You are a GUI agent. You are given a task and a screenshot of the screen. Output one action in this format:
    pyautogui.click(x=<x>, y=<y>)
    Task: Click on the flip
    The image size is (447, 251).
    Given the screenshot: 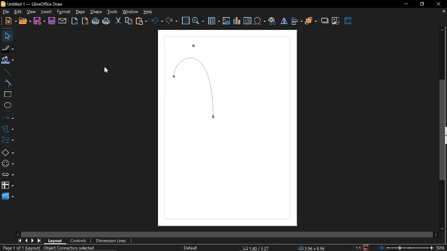 What is the action you would take?
    pyautogui.click(x=284, y=21)
    